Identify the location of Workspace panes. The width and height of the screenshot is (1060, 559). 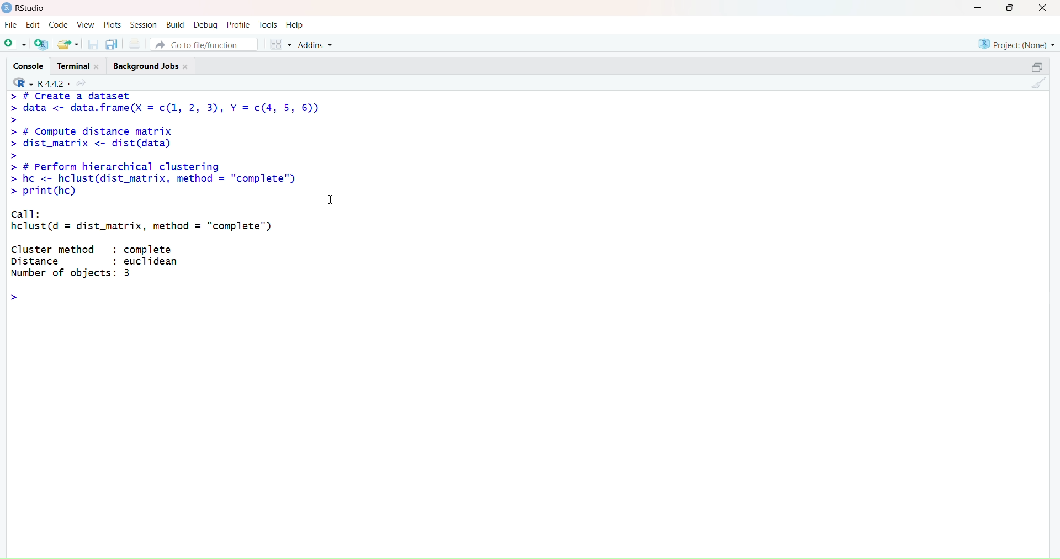
(281, 43).